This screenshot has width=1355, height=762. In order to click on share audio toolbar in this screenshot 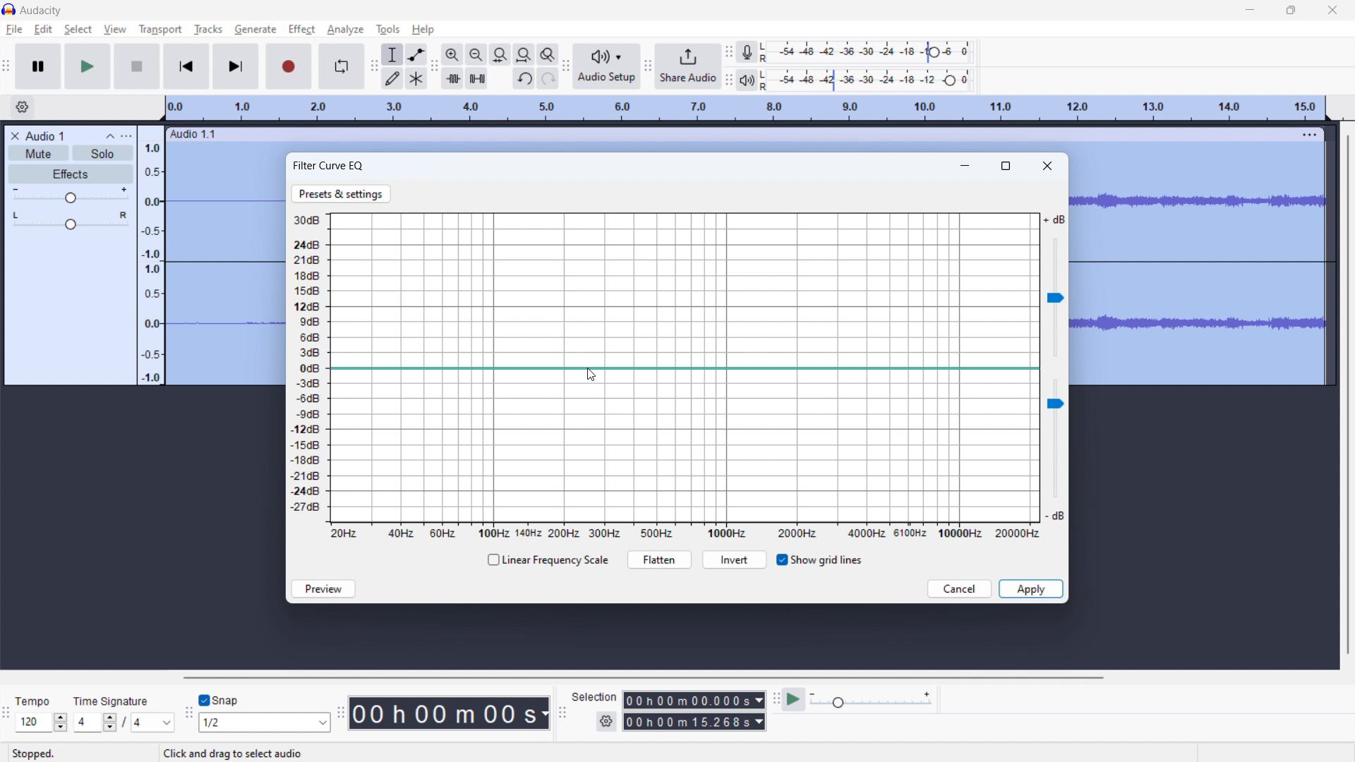, I will do `click(649, 66)`.